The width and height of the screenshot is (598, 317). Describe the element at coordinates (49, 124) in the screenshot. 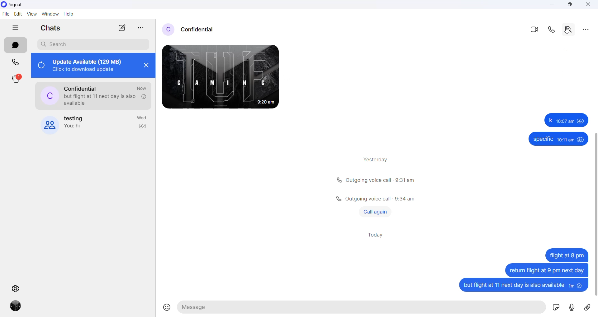

I see `group cover photo` at that location.